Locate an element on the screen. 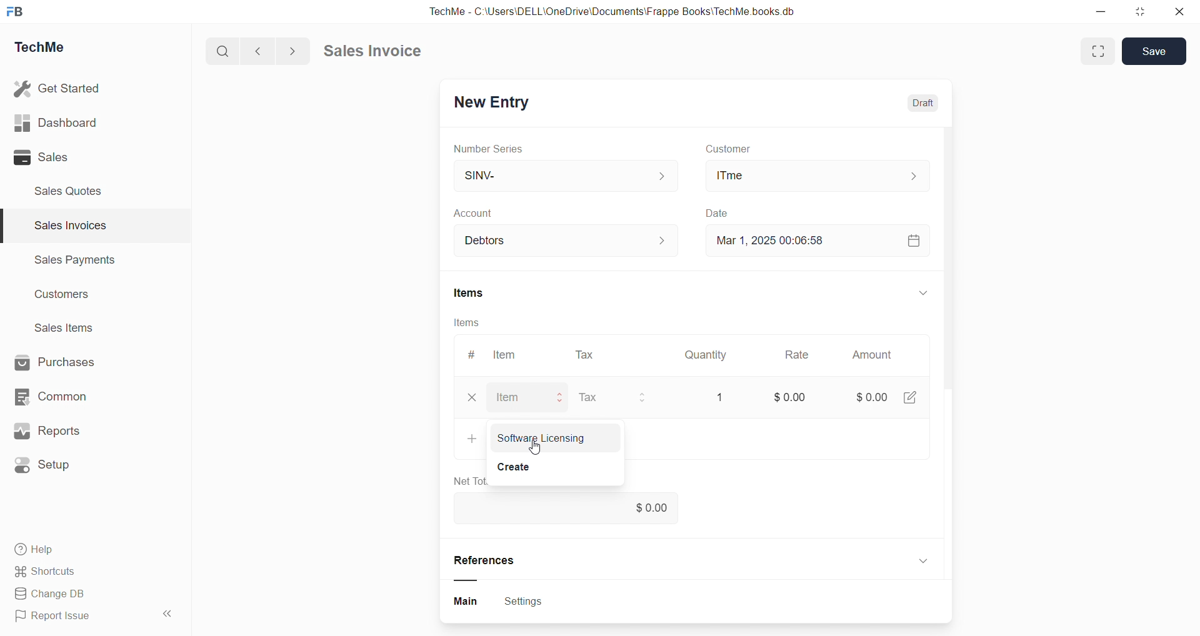 This screenshot has width=1200, height=636. $0.00 is located at coordinates (646, 508).